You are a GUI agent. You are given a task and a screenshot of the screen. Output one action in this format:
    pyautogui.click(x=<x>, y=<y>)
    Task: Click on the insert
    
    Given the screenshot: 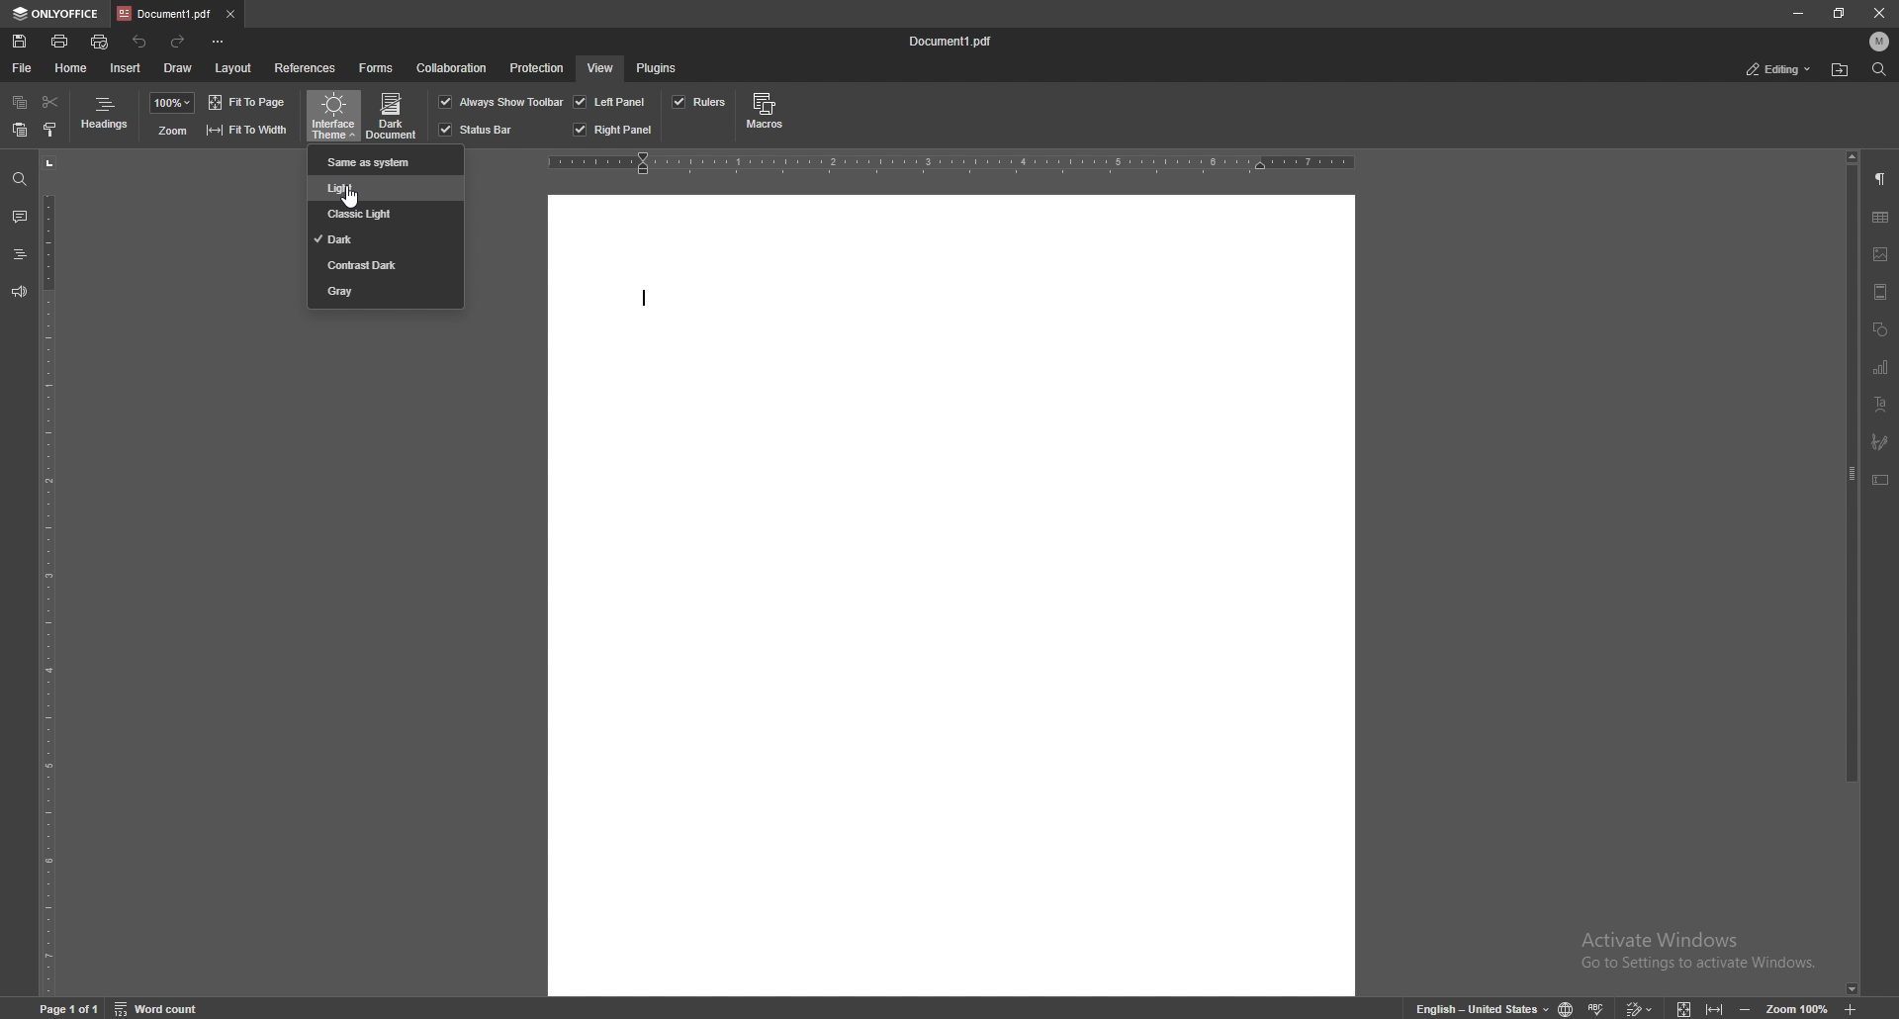 What is the action you would take?
    pyautogui.click(x=126, y=67)
    